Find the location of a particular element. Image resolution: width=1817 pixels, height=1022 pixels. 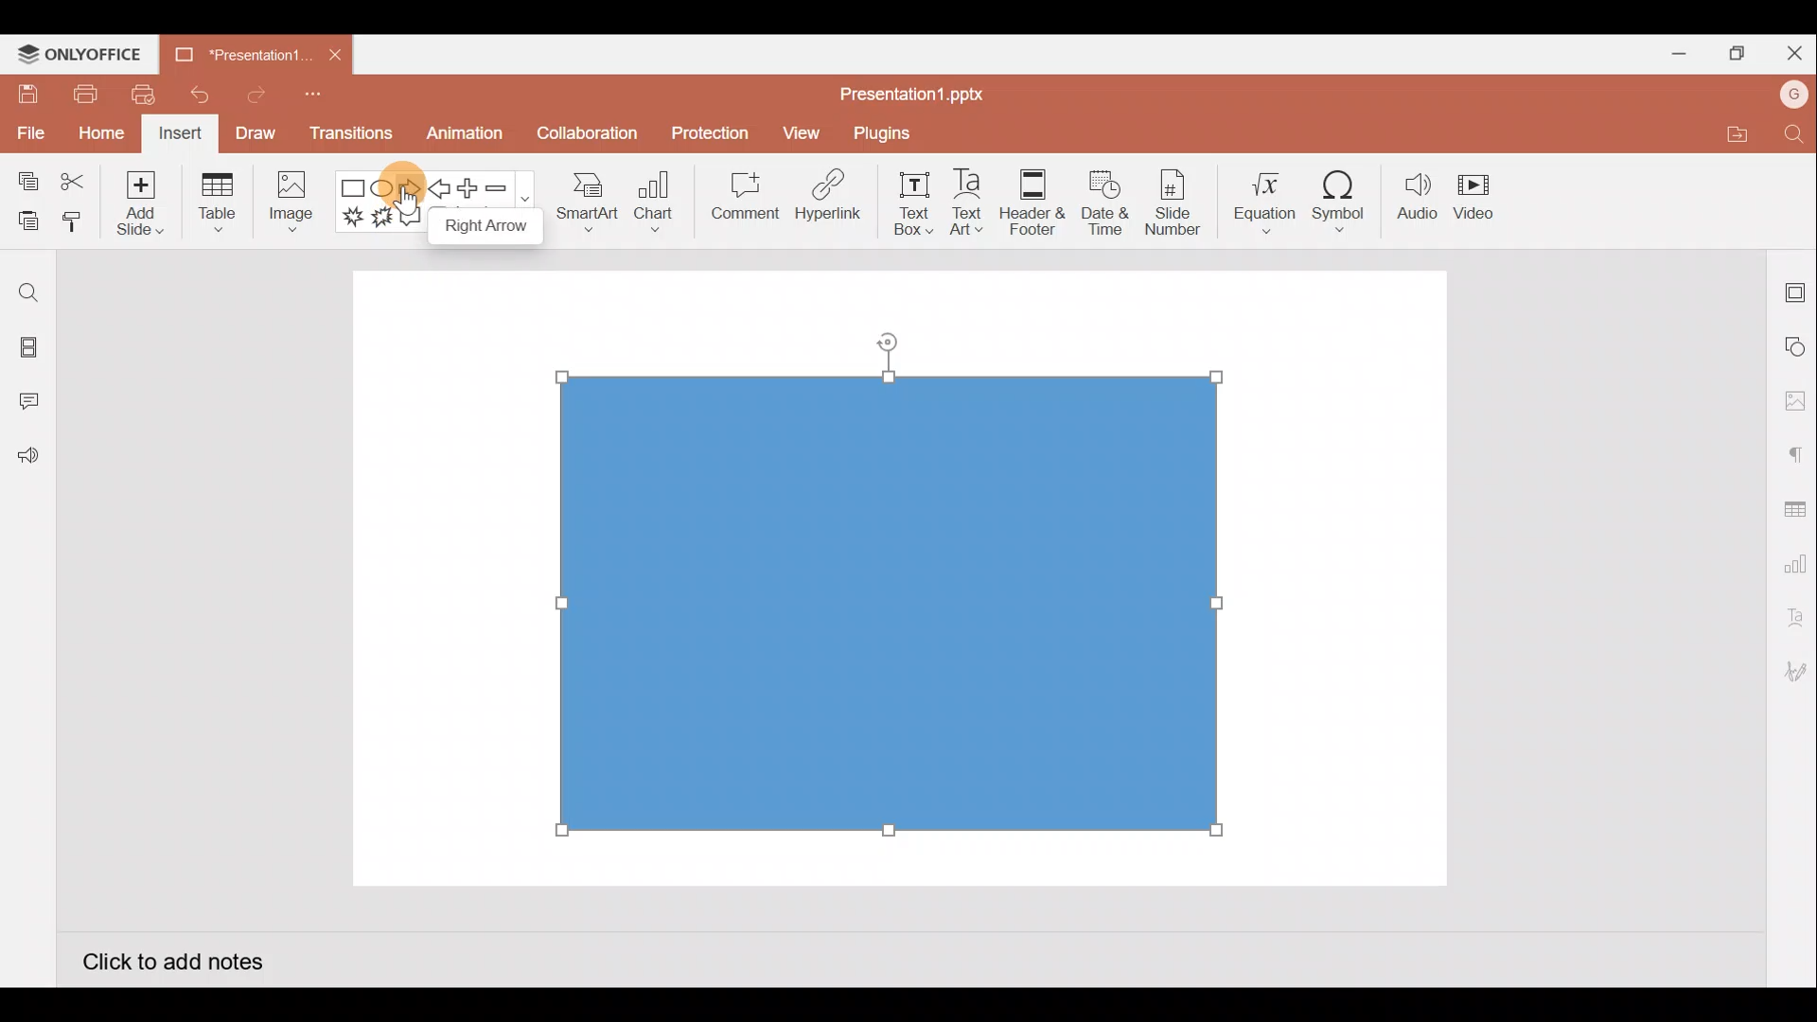

Rectangular callout is located at coordinates (411, 218).